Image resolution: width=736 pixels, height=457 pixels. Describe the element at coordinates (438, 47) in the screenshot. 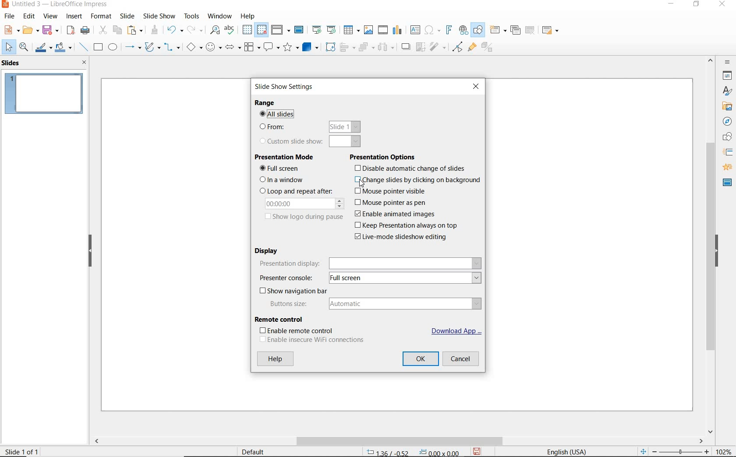

I see `FILTER` at that location.